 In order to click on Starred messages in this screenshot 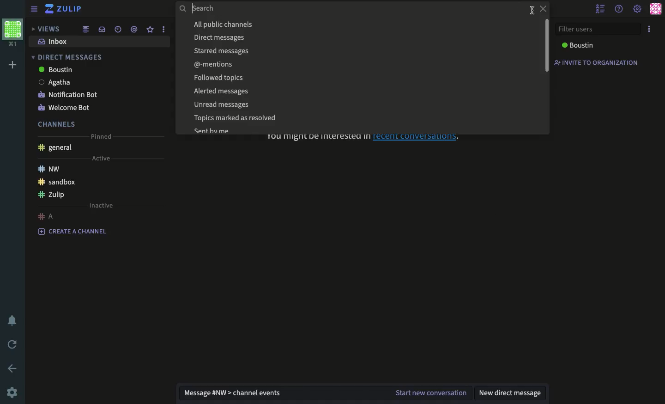, I will do `click(222, 51)`.